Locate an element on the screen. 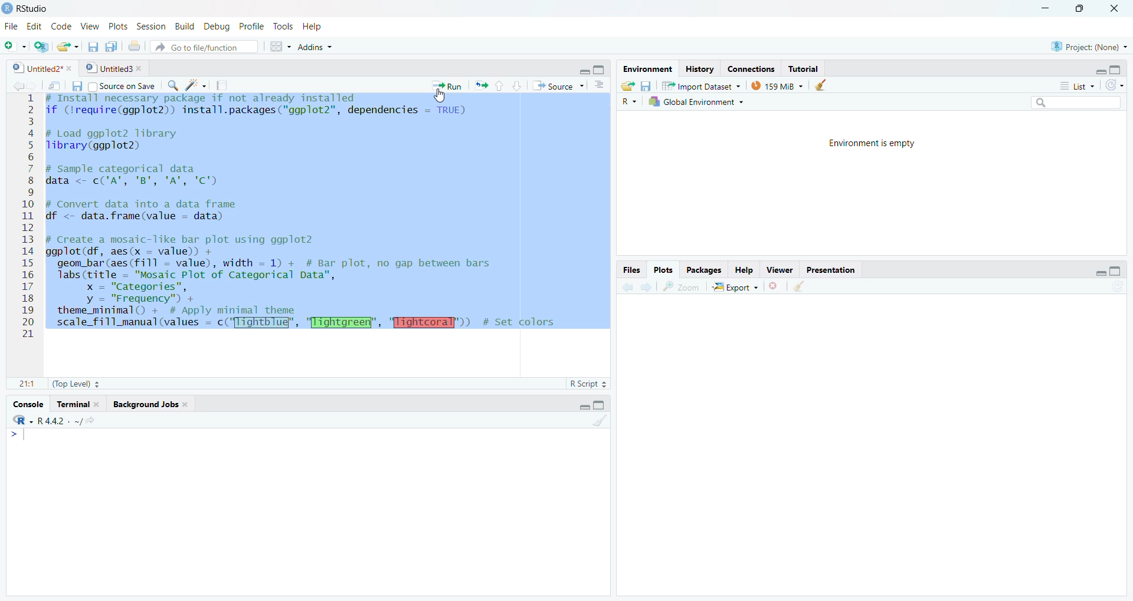  Minimize is located at coordinates (583, 406).